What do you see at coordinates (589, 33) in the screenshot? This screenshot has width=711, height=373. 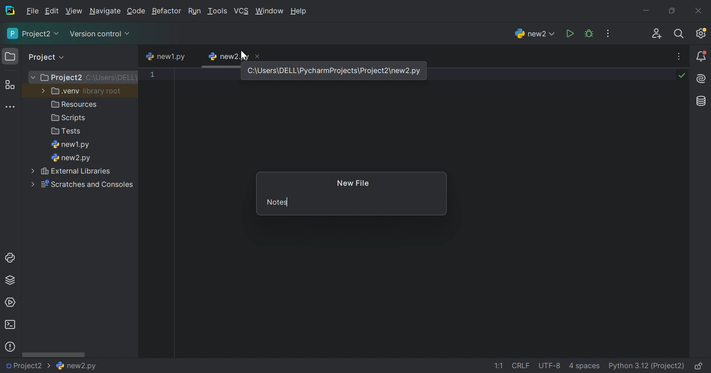 I see `Debug` at bounding box center [589, 33].